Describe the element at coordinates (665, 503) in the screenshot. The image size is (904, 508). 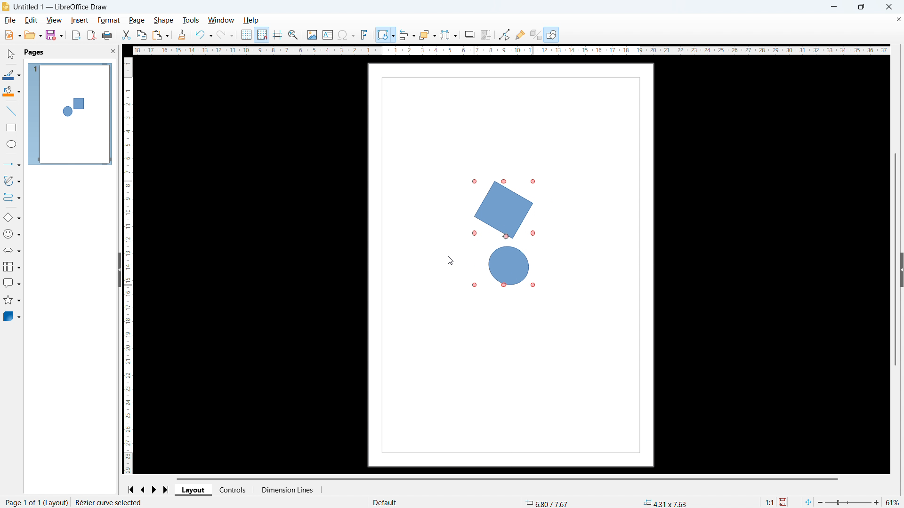
I see `Object dimensions ` at that location.